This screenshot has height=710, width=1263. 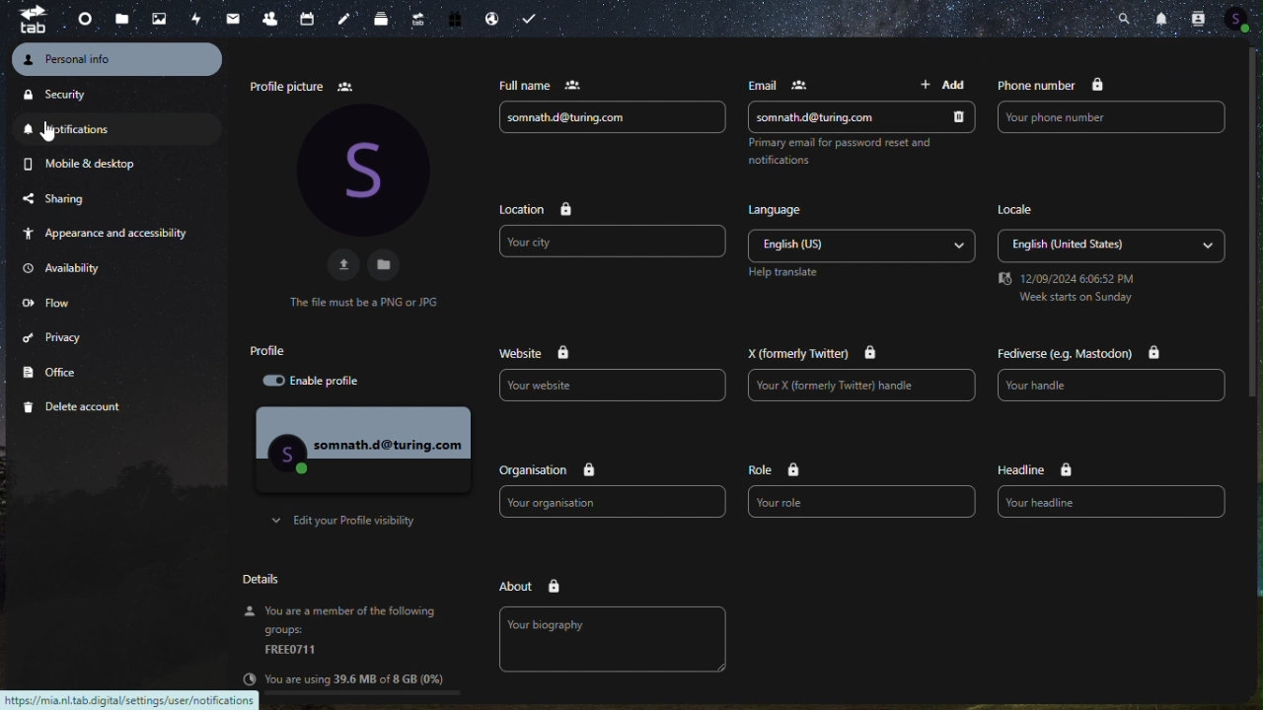 I want to click on availability, so click(x=81, y=268).